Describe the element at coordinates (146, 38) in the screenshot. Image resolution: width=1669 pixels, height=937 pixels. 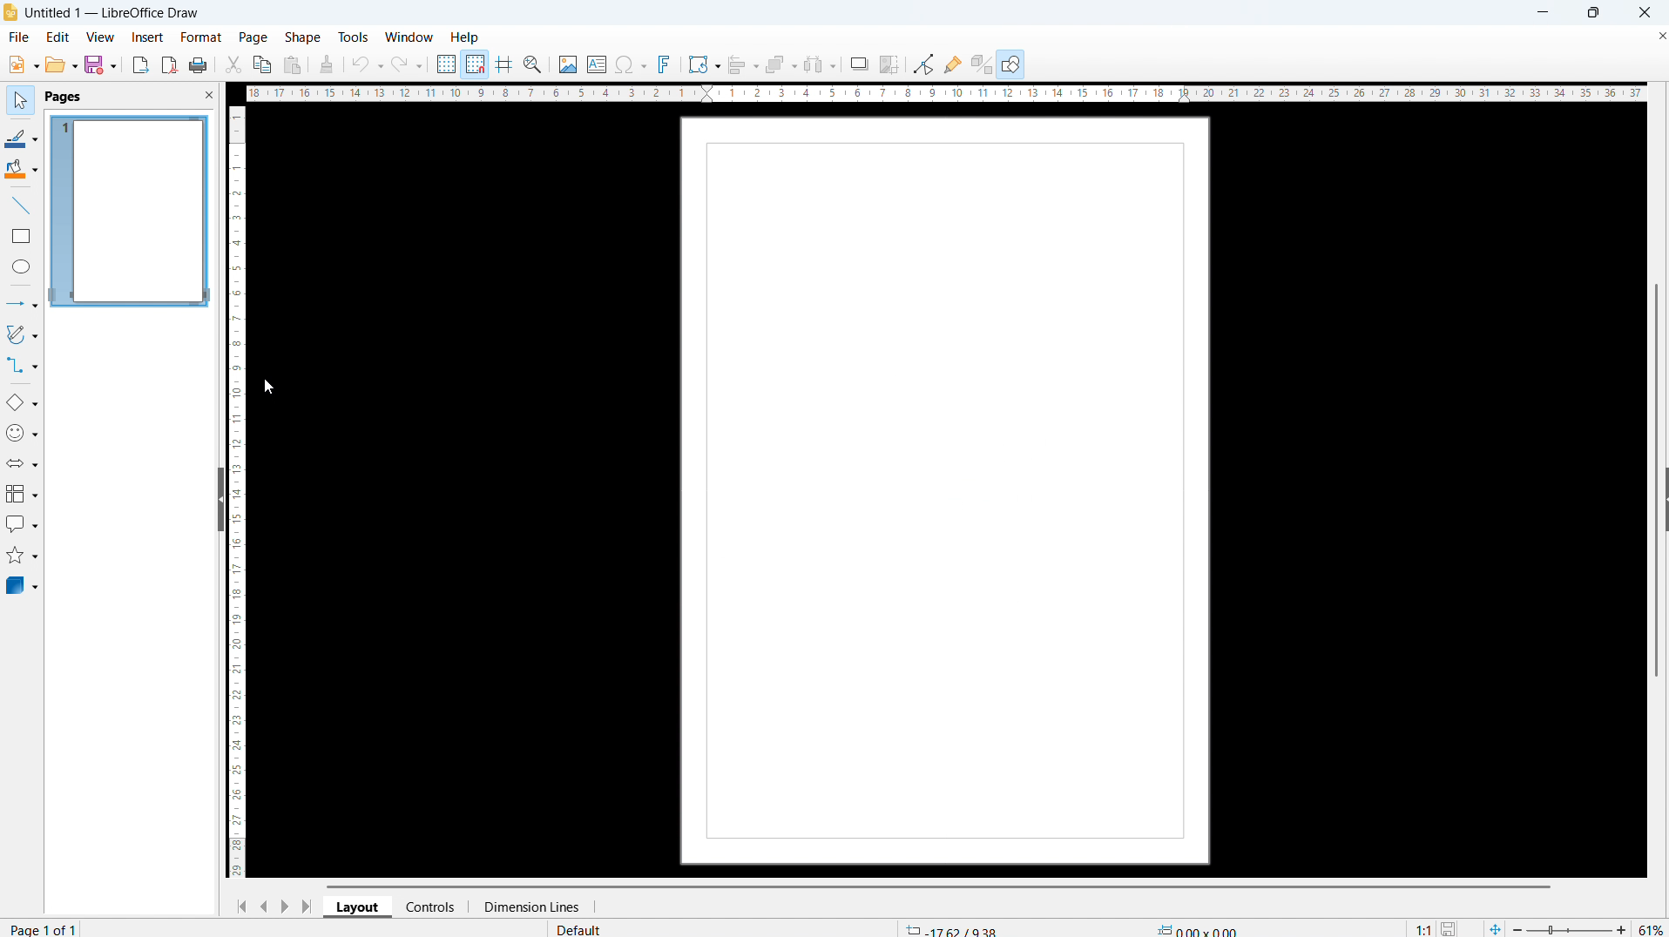
I see `insert` at that location.